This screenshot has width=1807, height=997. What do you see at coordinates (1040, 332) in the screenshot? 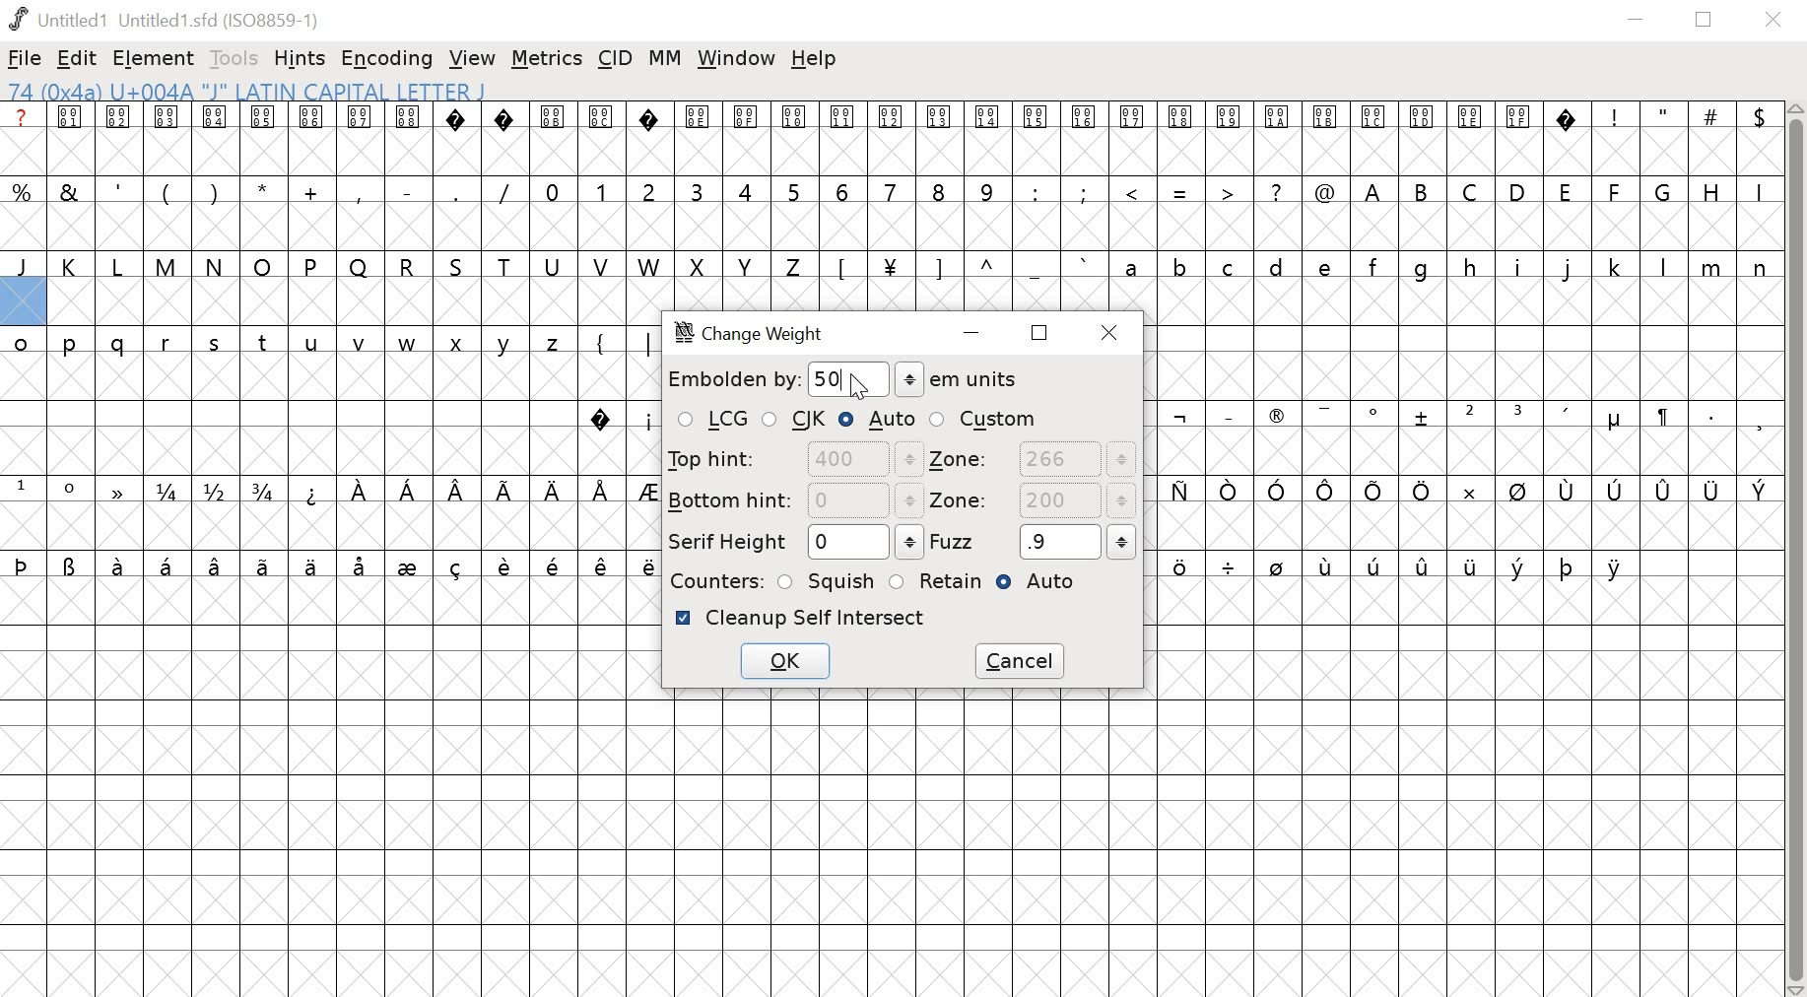
I see `restore down` at bounding box center [1040, 332].